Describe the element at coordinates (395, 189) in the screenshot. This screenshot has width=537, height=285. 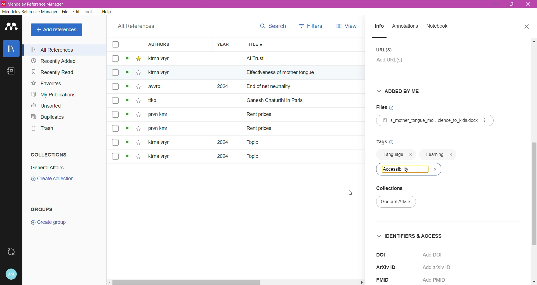
I see `Collections` at that location.